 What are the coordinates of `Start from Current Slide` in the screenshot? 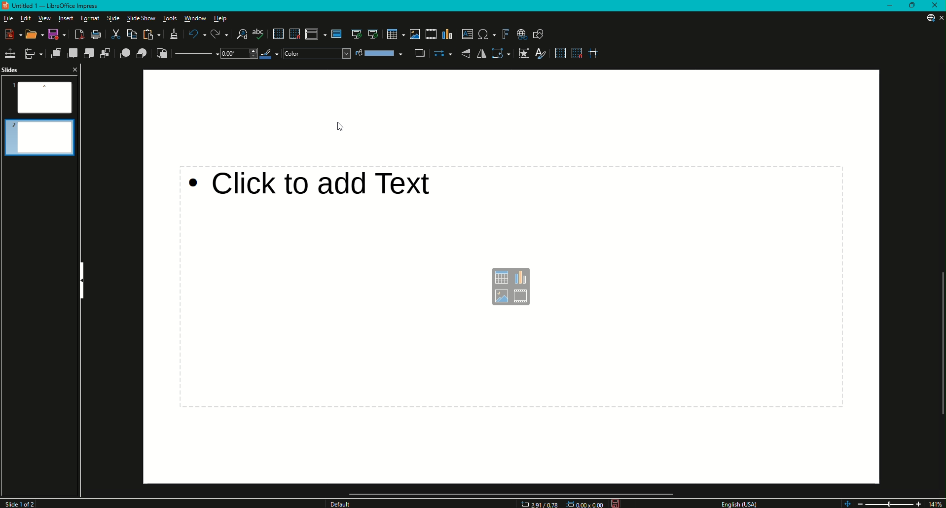 It's located at (372, 33).